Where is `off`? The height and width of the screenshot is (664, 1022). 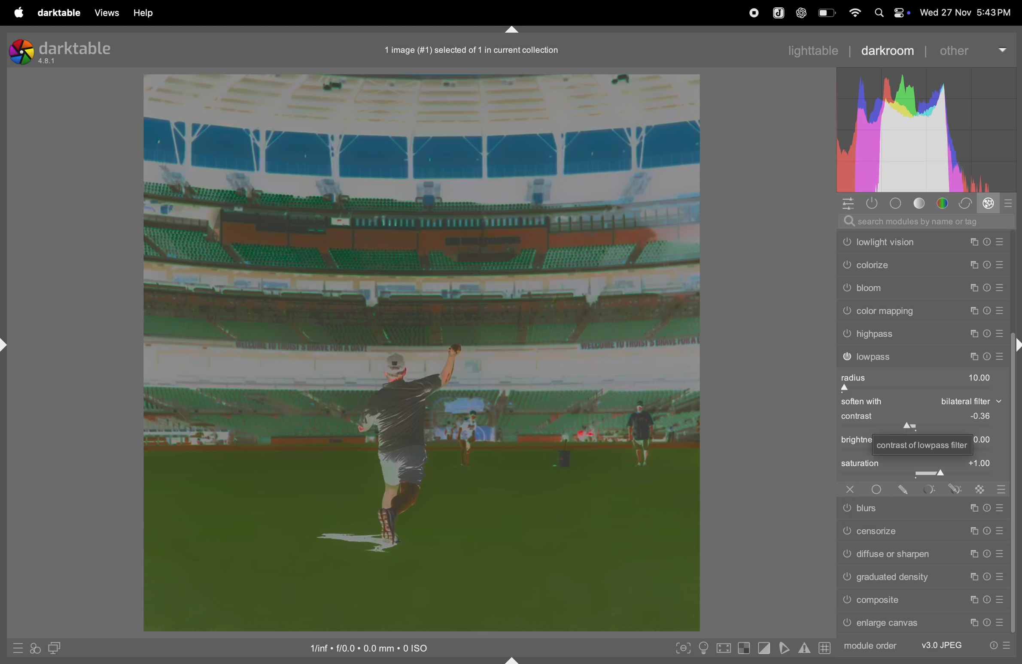 off is located at coordinates (848, 489).